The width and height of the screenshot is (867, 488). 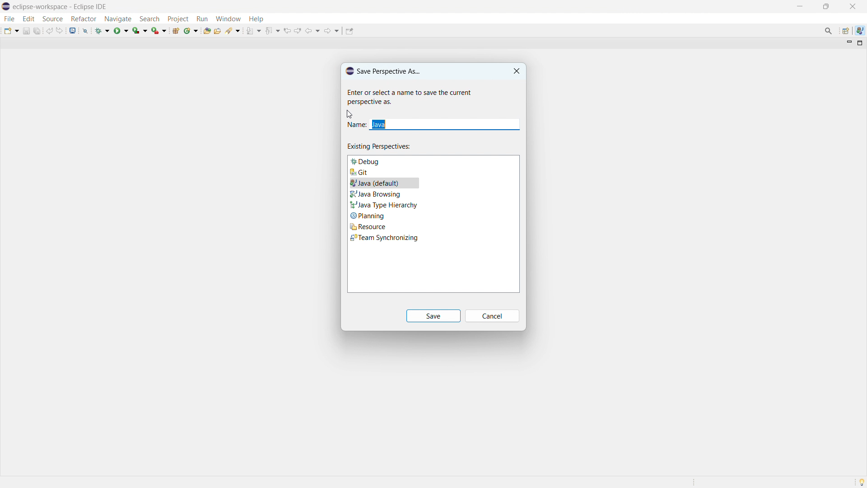 What do you see at coordinates (73, 30) in the screenshot?
I see `open console` at bounding box center [73, 30].